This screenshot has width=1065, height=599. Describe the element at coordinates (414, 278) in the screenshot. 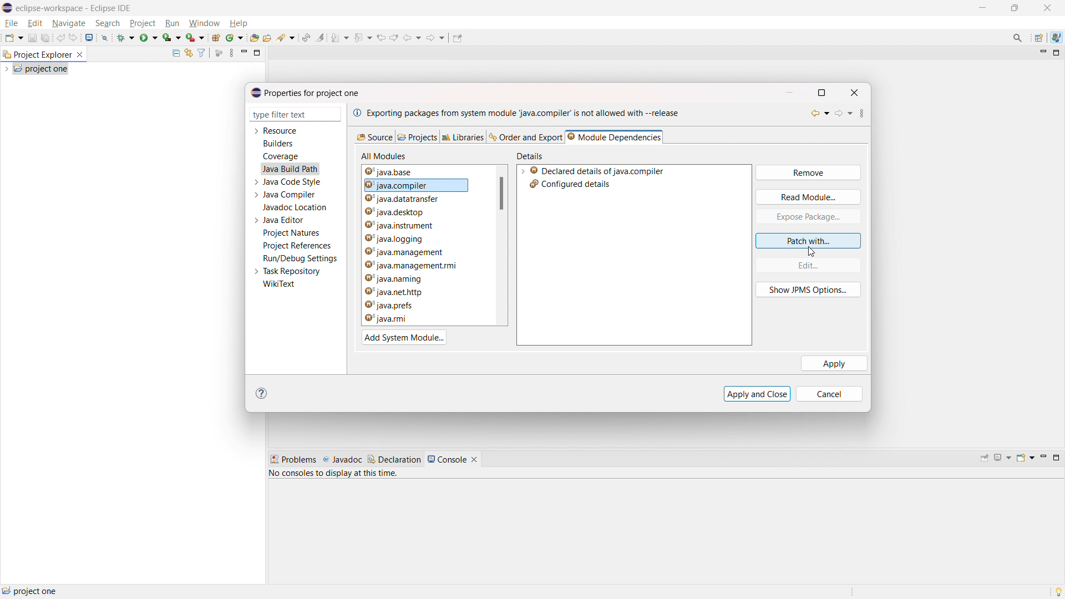

I see `java.naming` at that location.